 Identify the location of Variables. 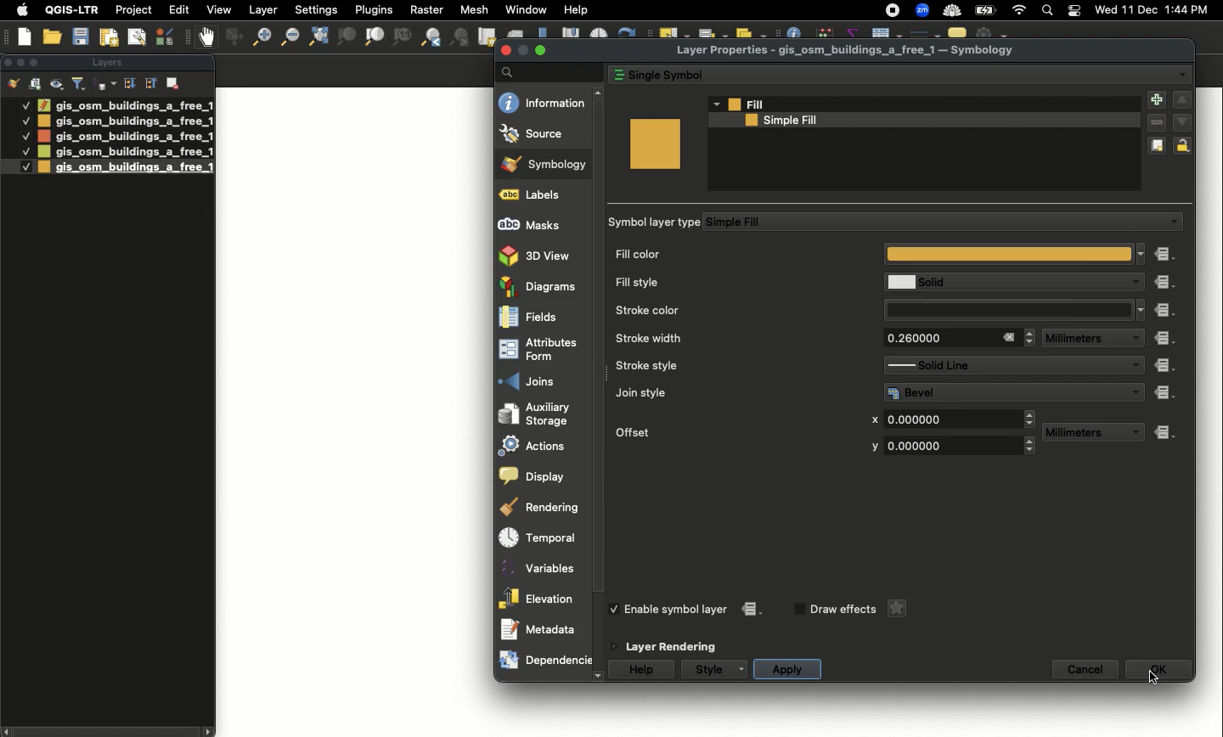
(542, 568).